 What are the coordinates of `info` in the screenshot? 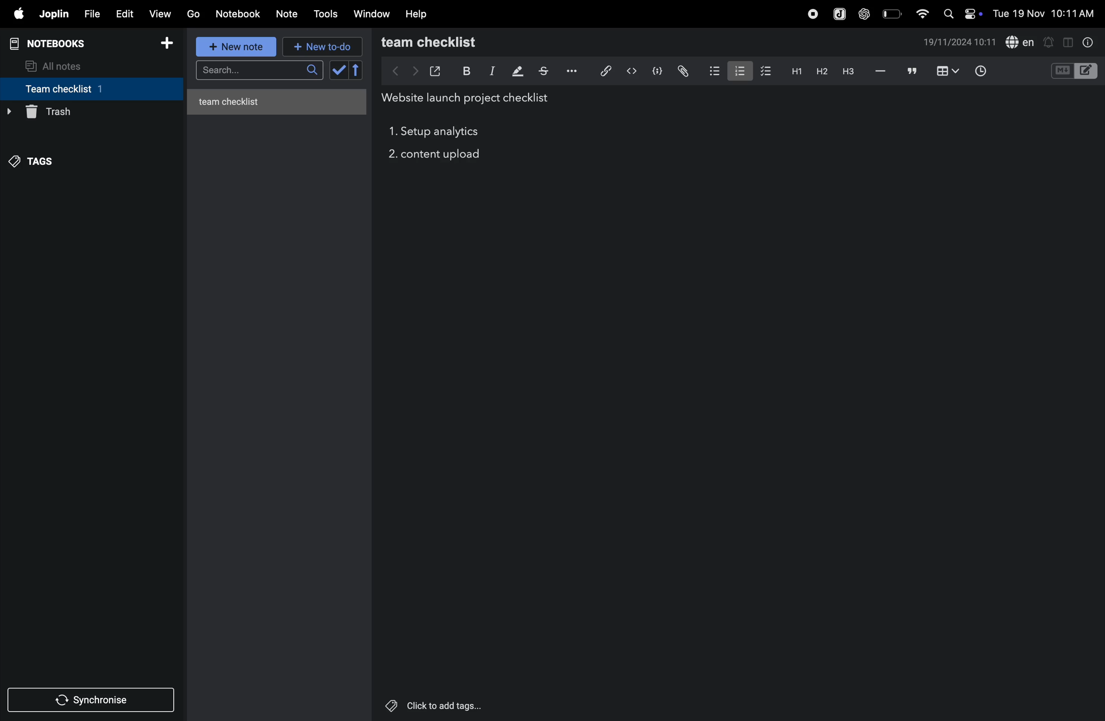 It's located at (1086, 42).